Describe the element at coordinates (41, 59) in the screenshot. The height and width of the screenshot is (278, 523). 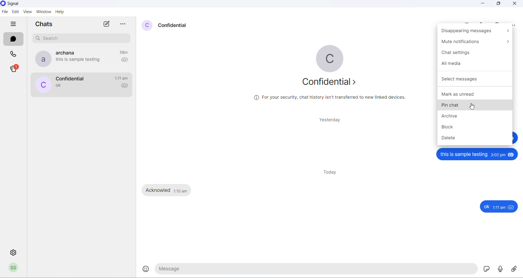
I see `profile picture` at that location.